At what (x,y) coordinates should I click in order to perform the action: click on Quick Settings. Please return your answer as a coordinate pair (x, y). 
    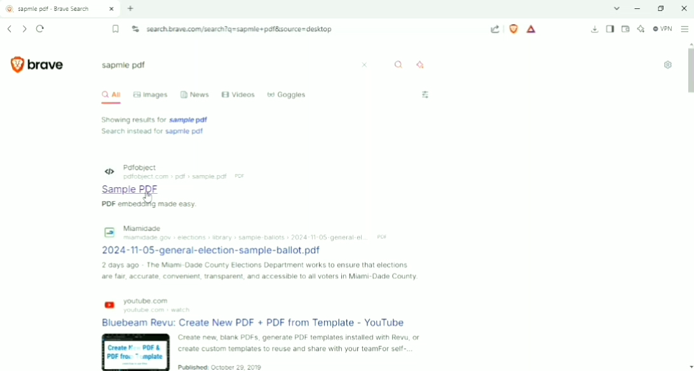
    Looking at the image, I should click on (668, 65).